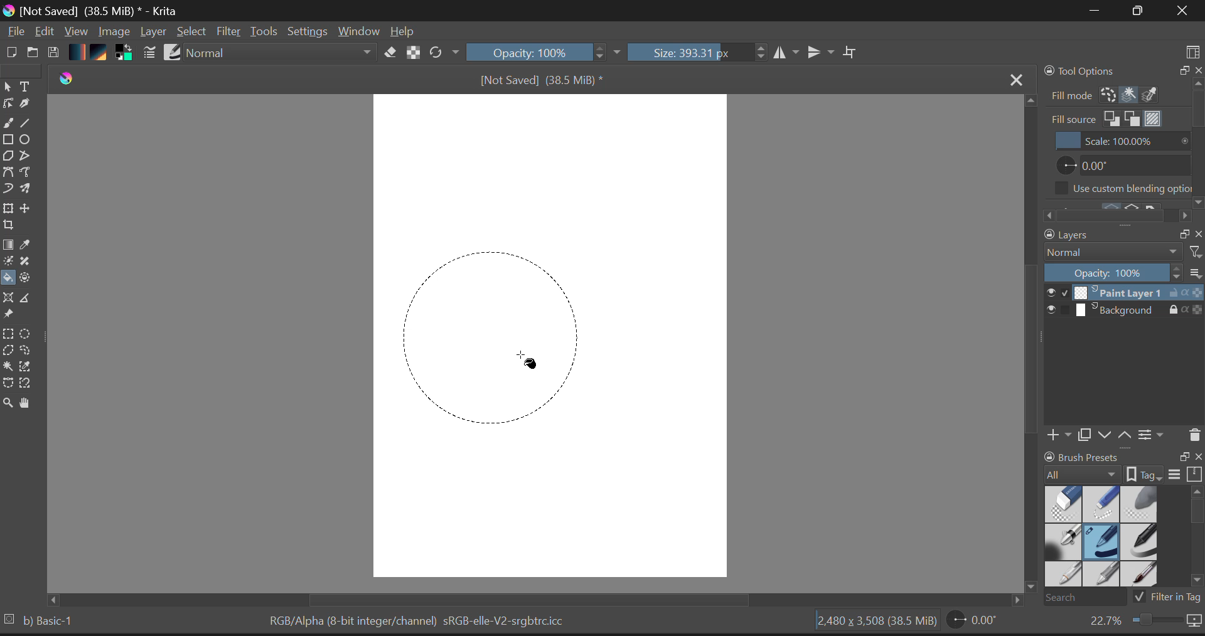  Describe the element at coordinates (8, 189) in the screenshot. I see `Dynamic Brush Tool` at that location.